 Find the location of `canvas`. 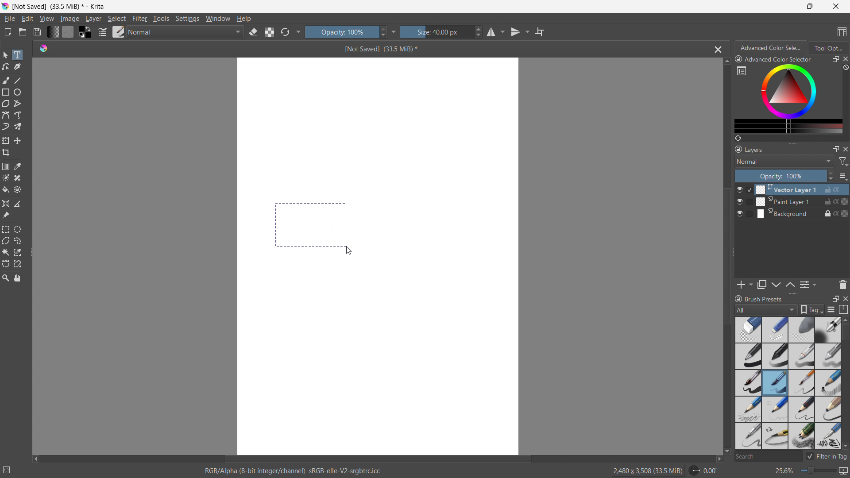

canvas is located at coordinates (378, 127).